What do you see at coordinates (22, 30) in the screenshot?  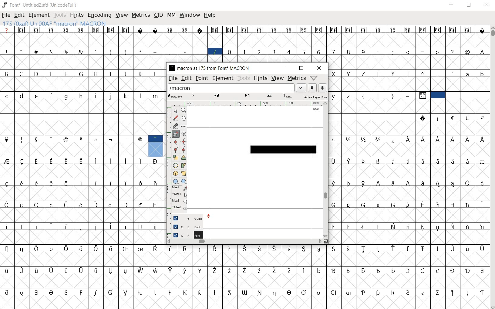 I see `Symbol` at bounding box center [22, 30].